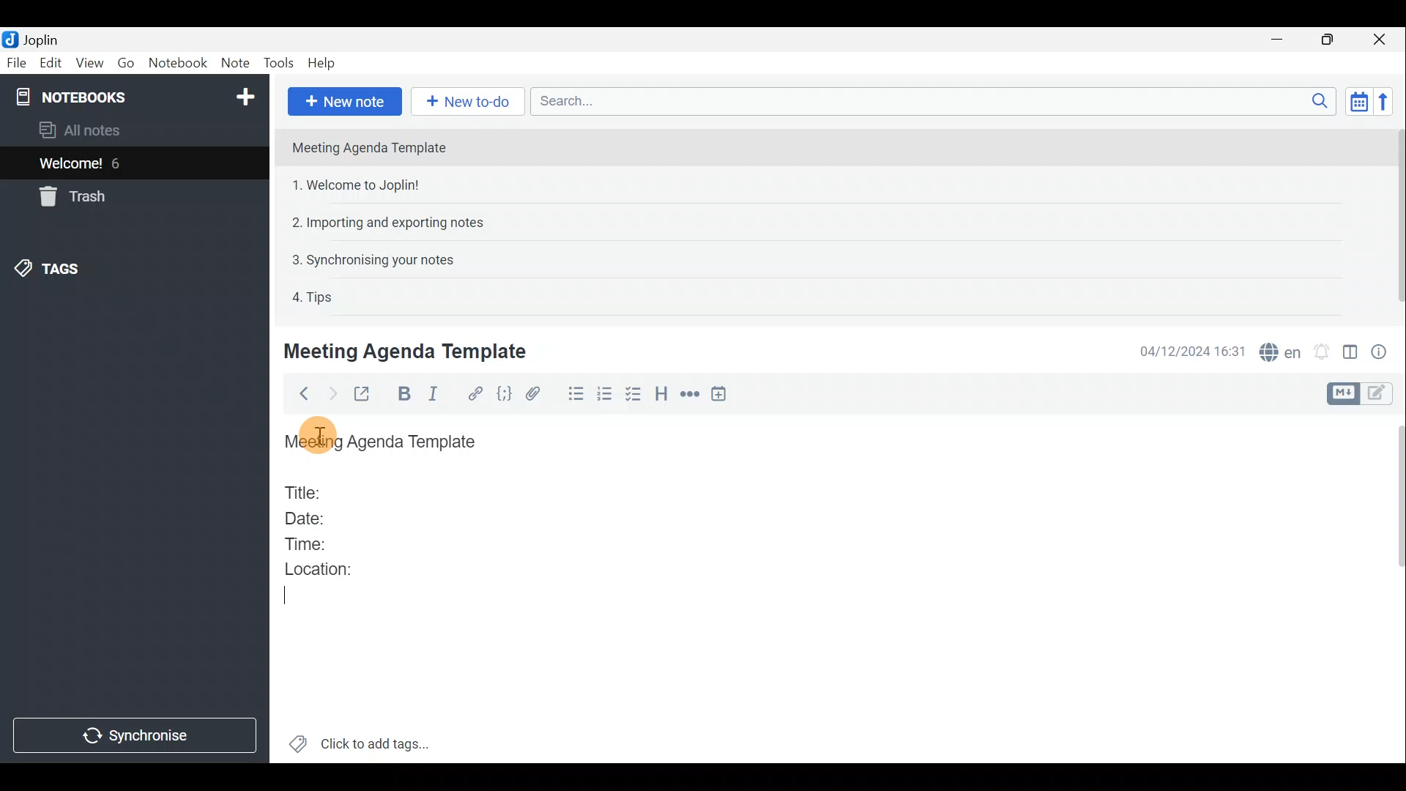  What do you see at coordinates (1282, 350) in the screenshot?
I see `Spell checker` at bounding box center [1282, 350].